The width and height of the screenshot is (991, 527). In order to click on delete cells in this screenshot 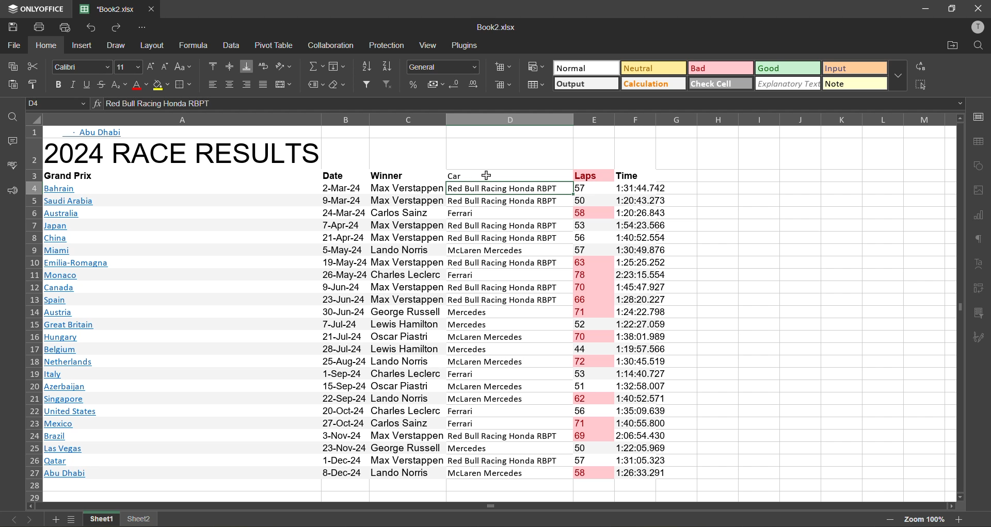, I will do `click(504, 84)`.